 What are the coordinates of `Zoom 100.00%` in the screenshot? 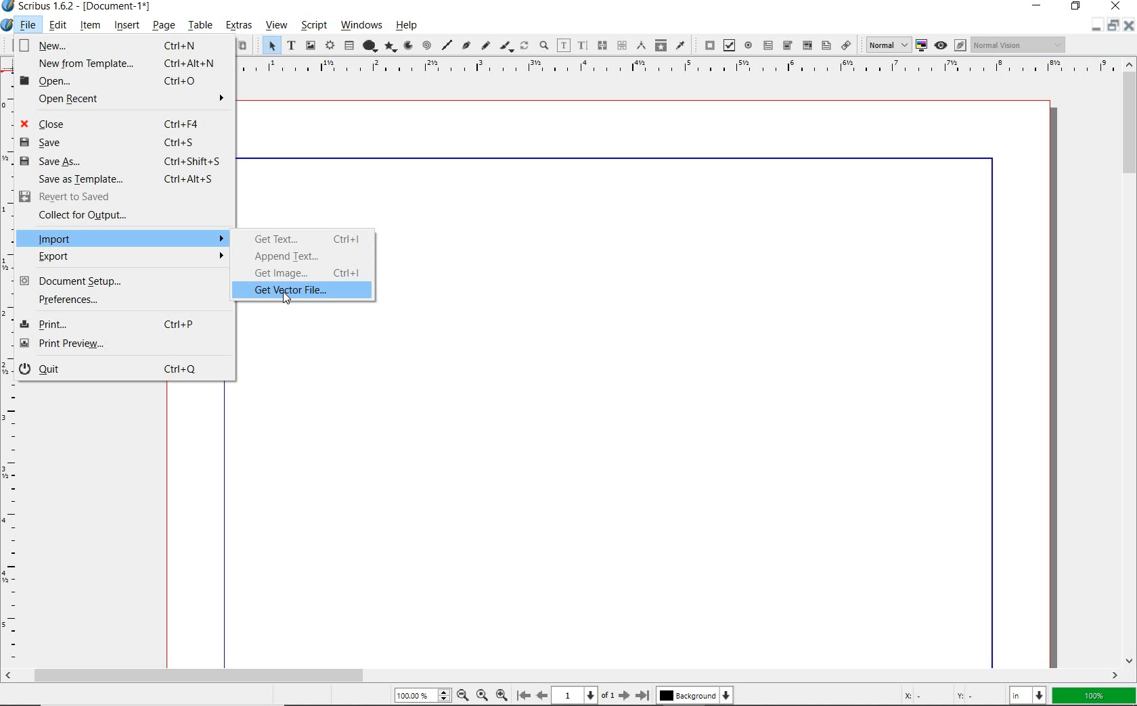 It's located at (422, 695).